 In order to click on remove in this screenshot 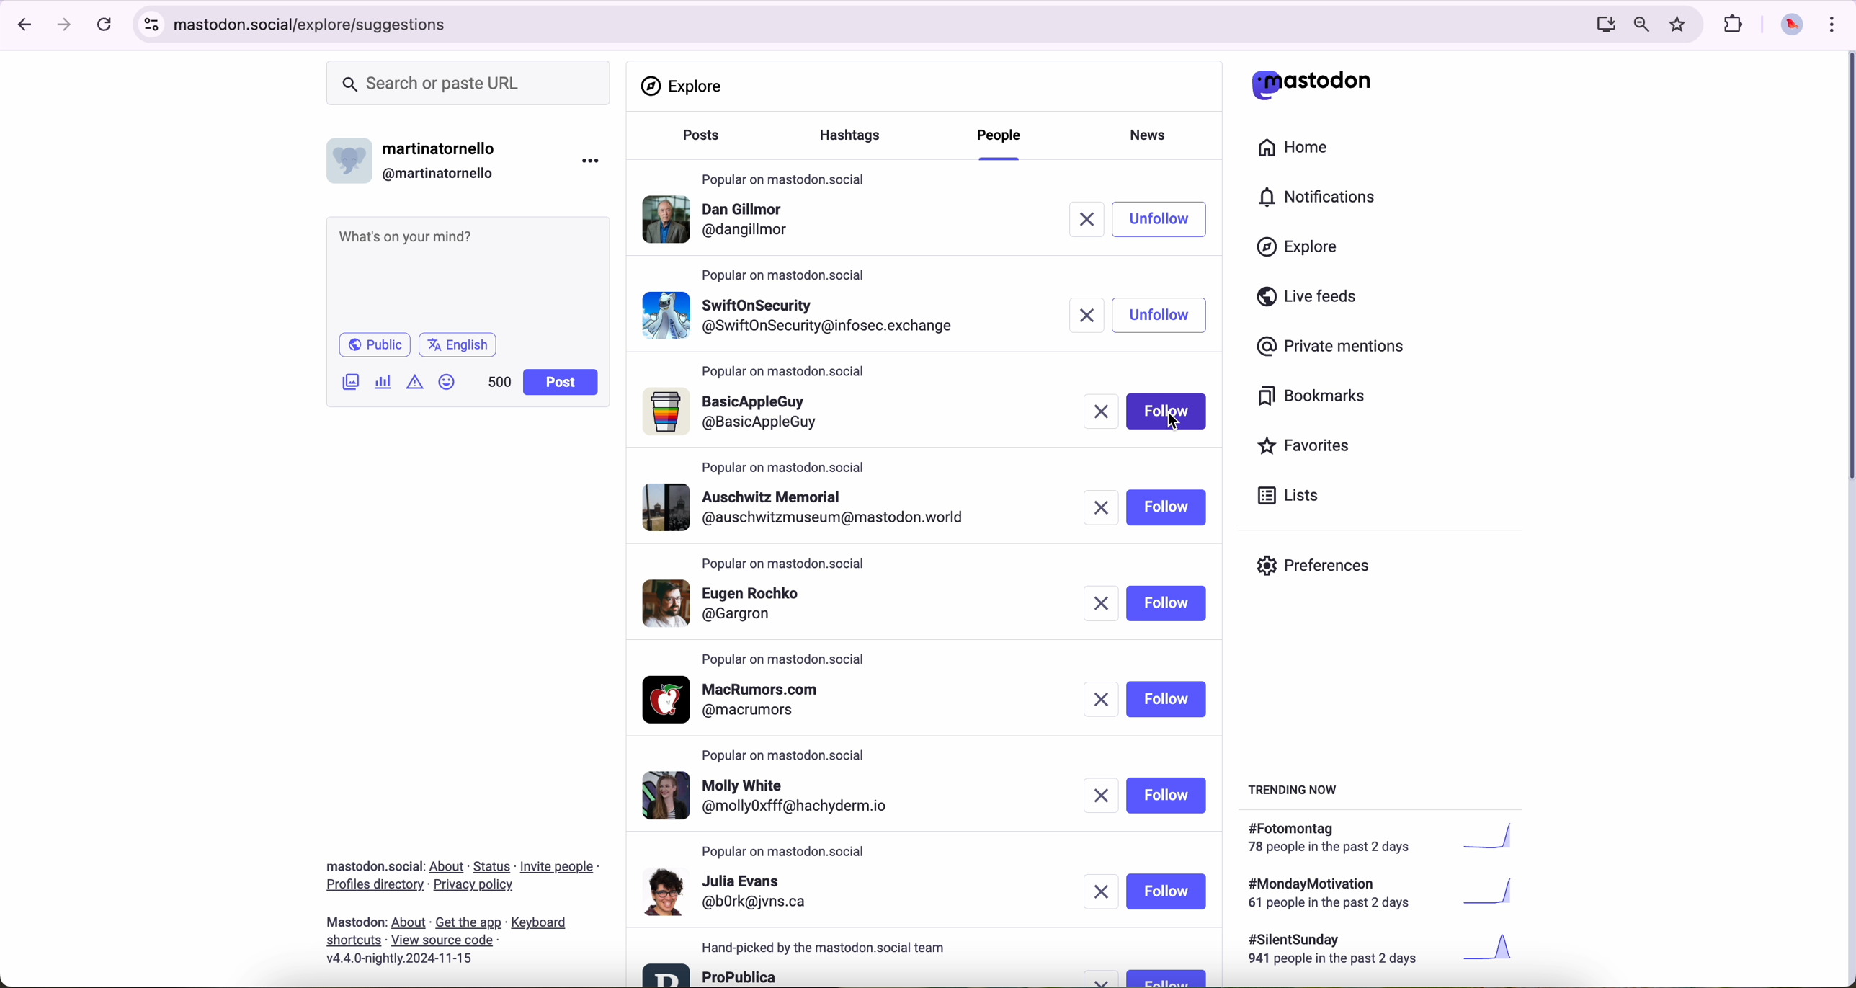, I will do `click(1099, 412)`.